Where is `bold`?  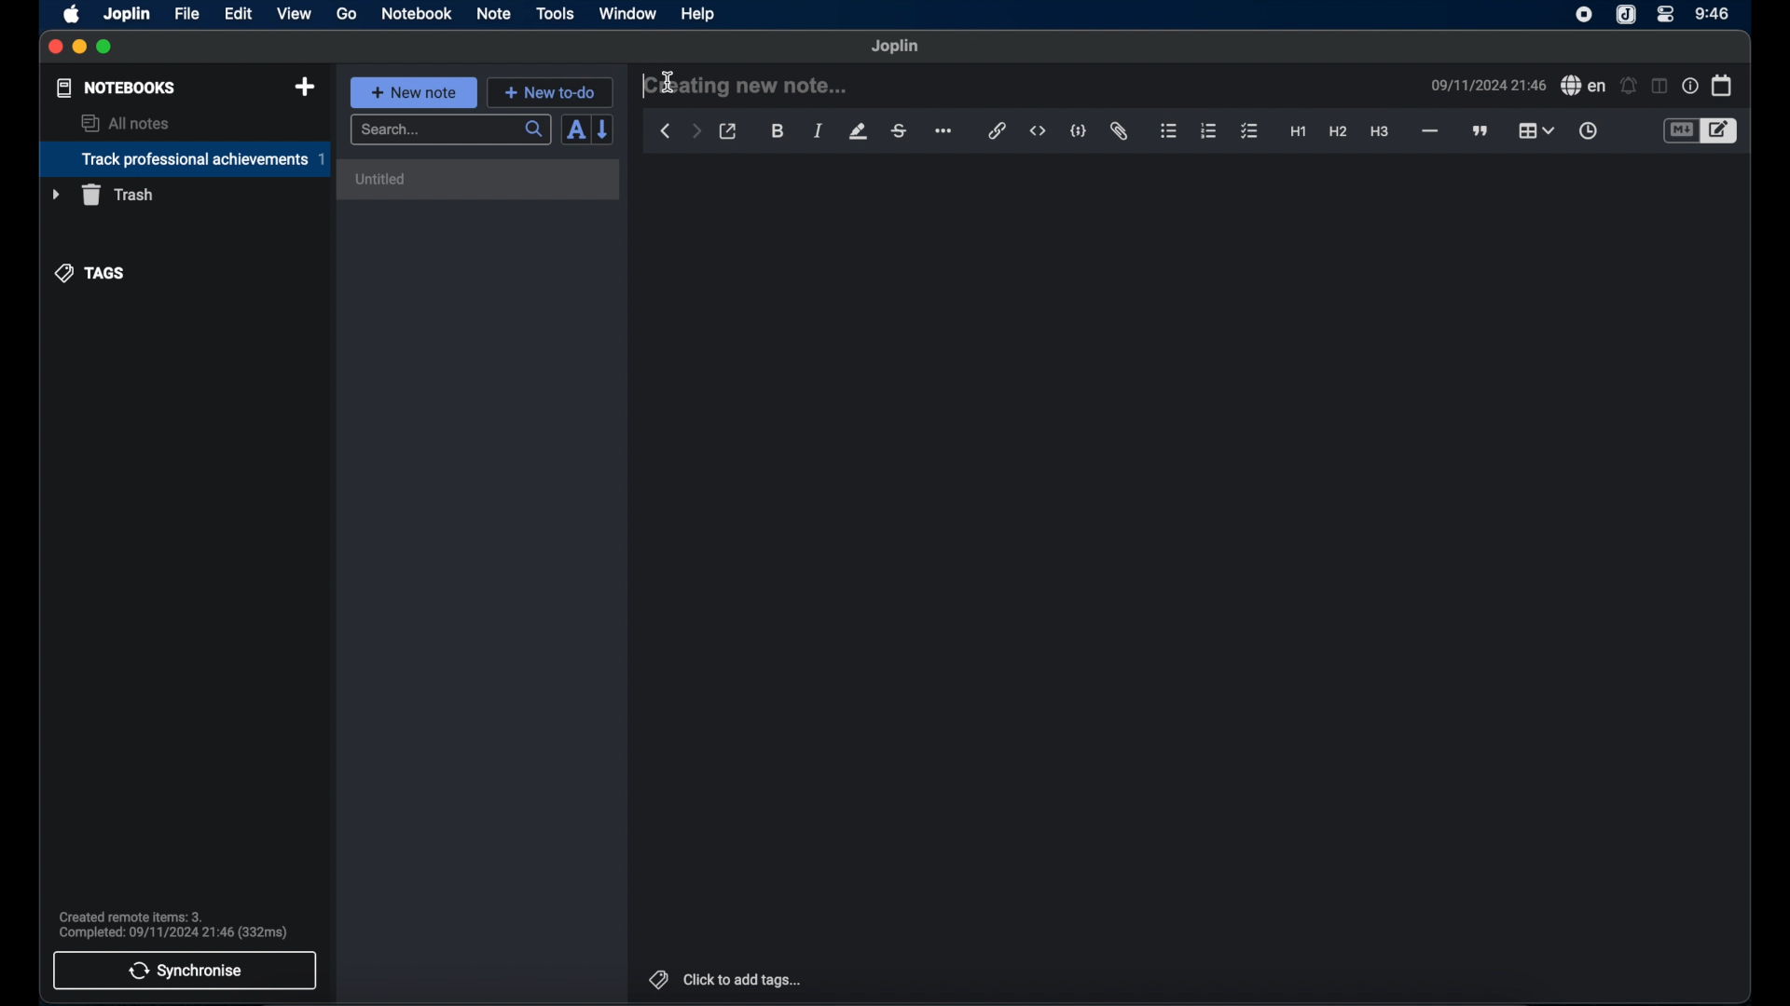
bold is located at coordinates (778, 131).